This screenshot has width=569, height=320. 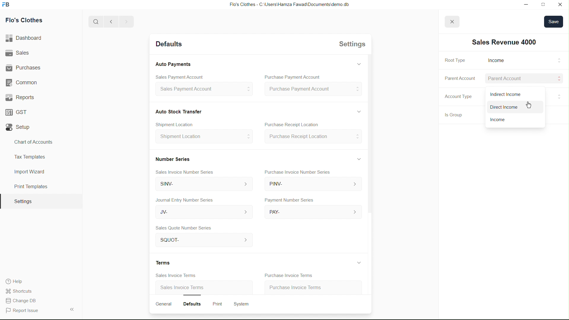 What do you see at coordinates (187, 171) in the screenshot?
I see `Sales Invoice Number Series` at bounding box center [187, 171].